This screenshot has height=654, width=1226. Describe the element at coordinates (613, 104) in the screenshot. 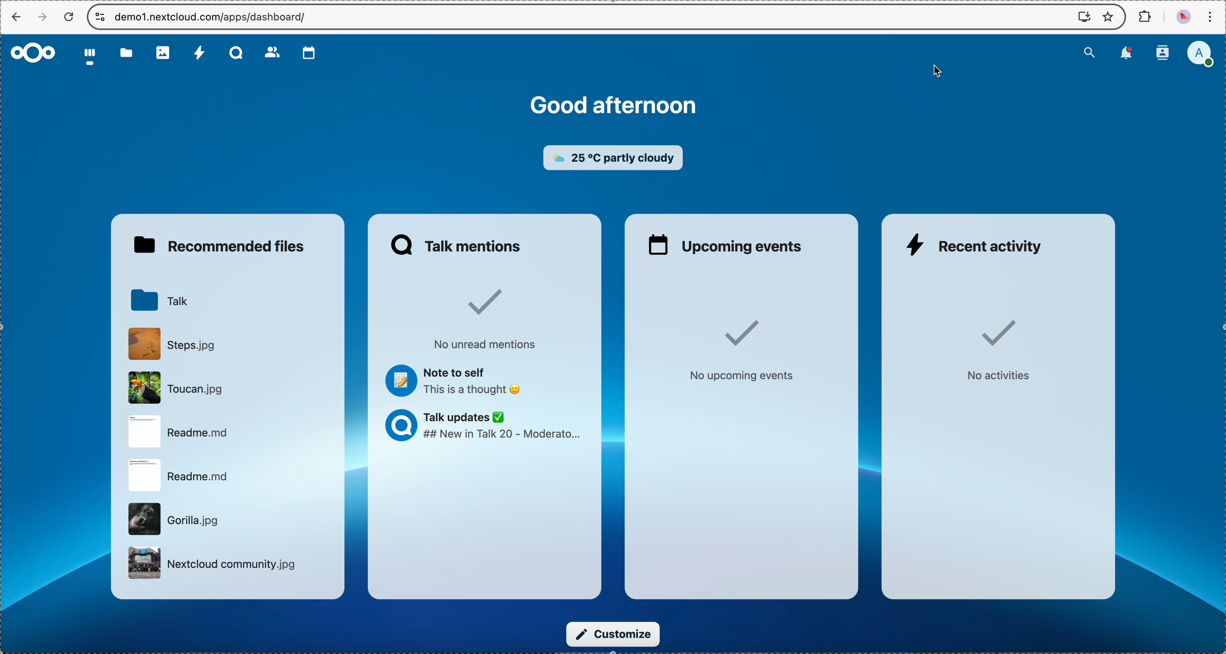

I see `good afternoon` at that location.